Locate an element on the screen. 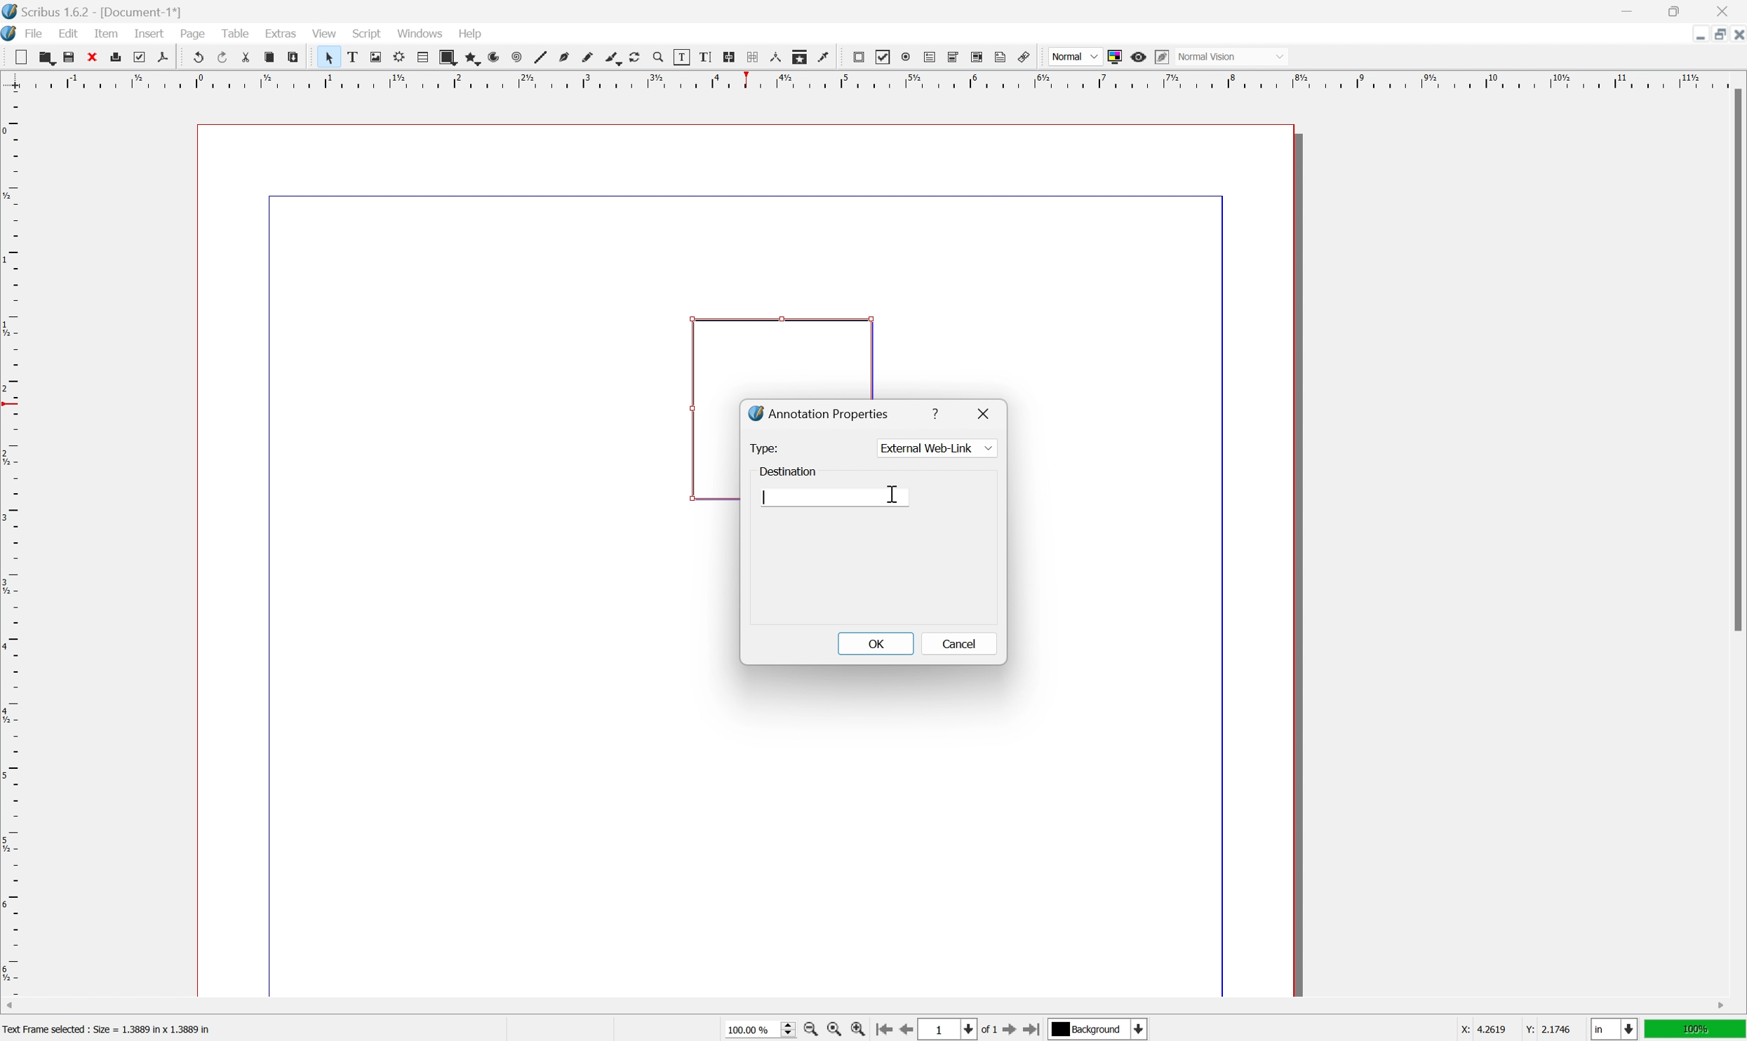  restore down is located at coordinates (1713, 34).